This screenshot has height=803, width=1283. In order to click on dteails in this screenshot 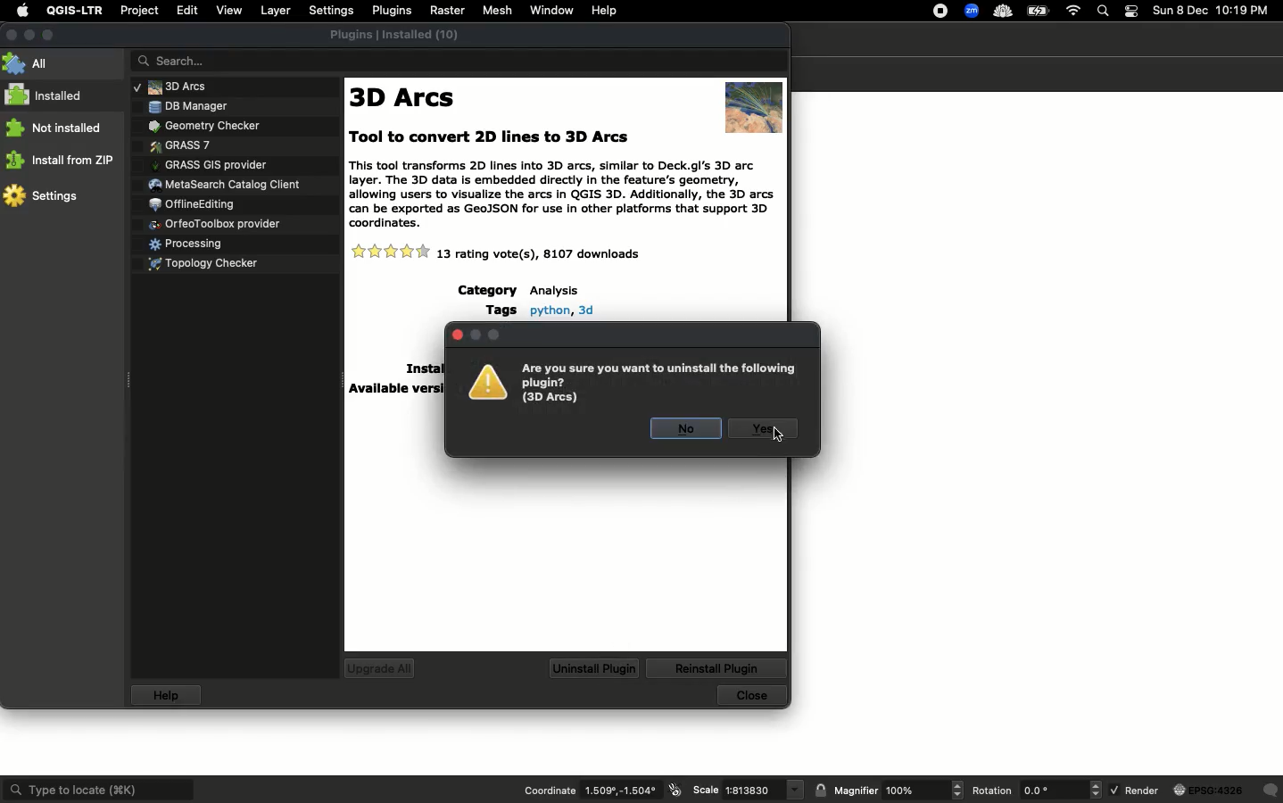, I will do `click(519, 290)`.